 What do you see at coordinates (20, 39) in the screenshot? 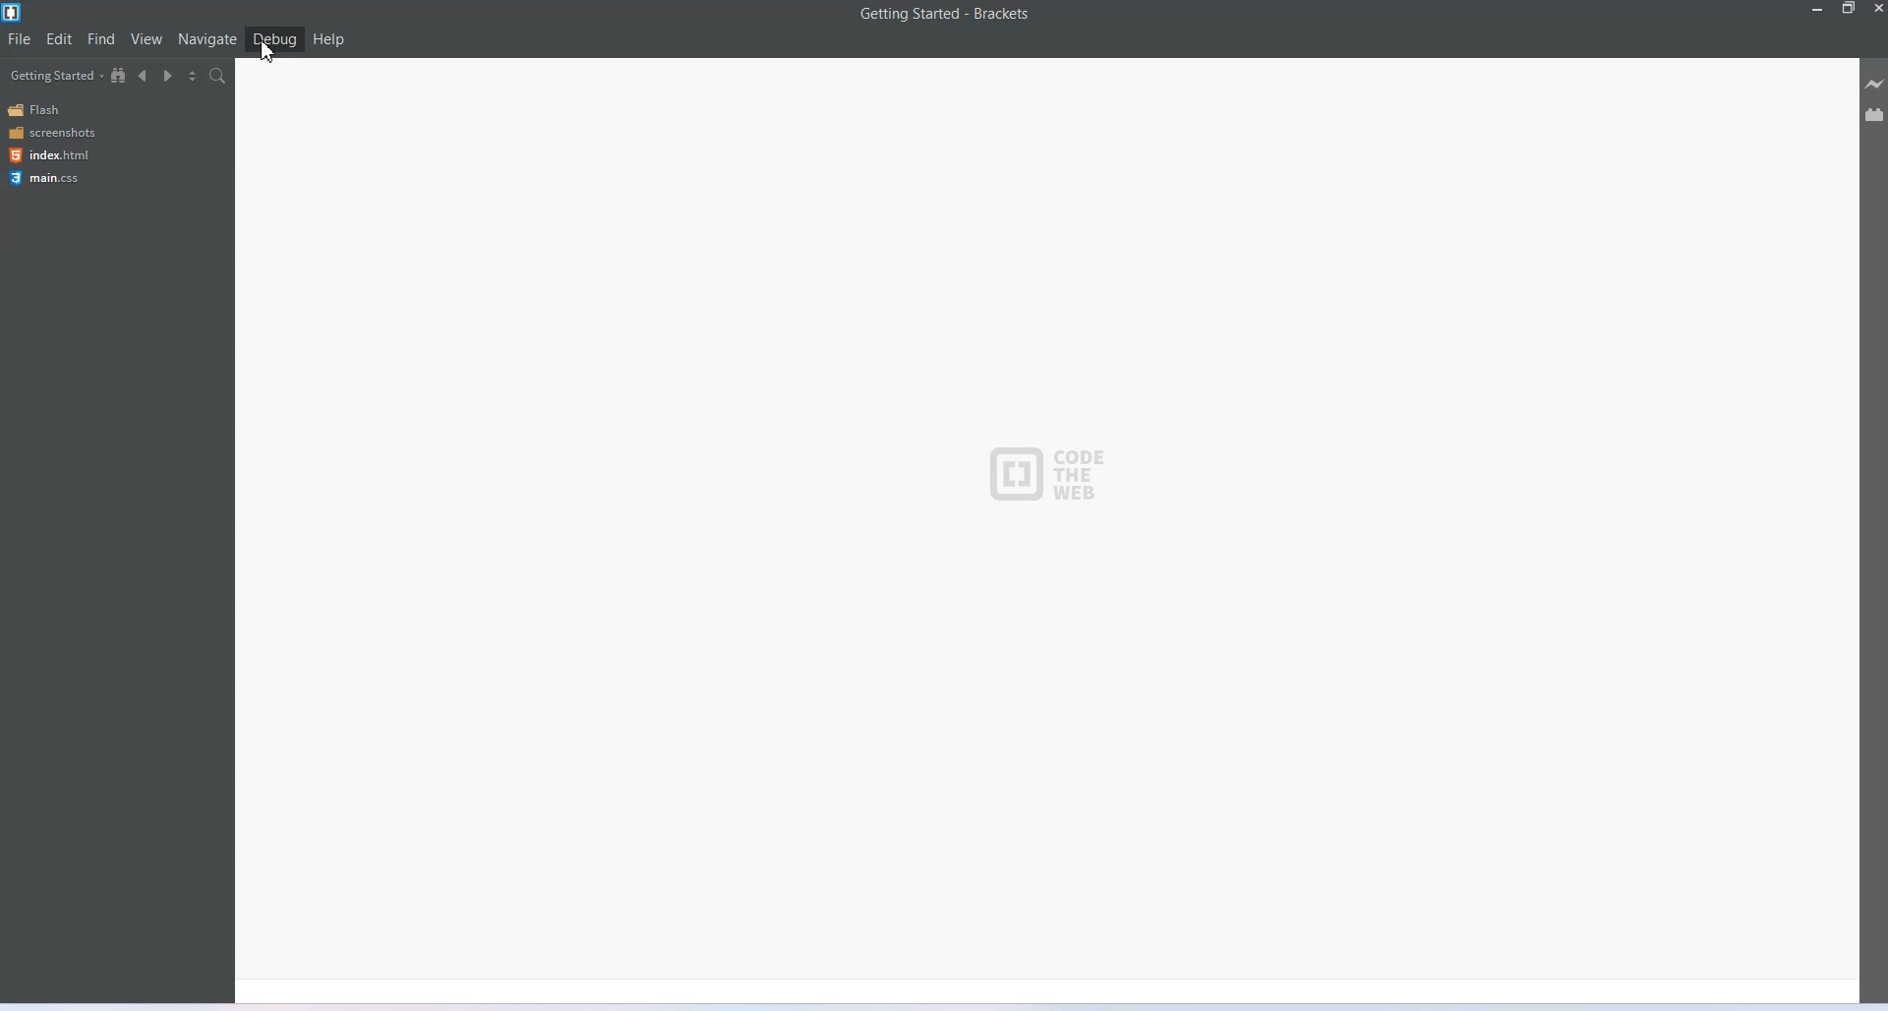
I see `File` at bounding box center [20, 39].